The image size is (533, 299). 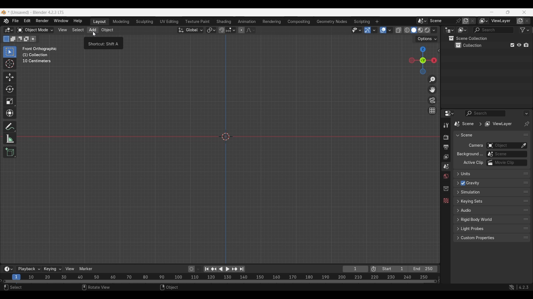 I want to click on Rotate, so click(x=10, y=89).